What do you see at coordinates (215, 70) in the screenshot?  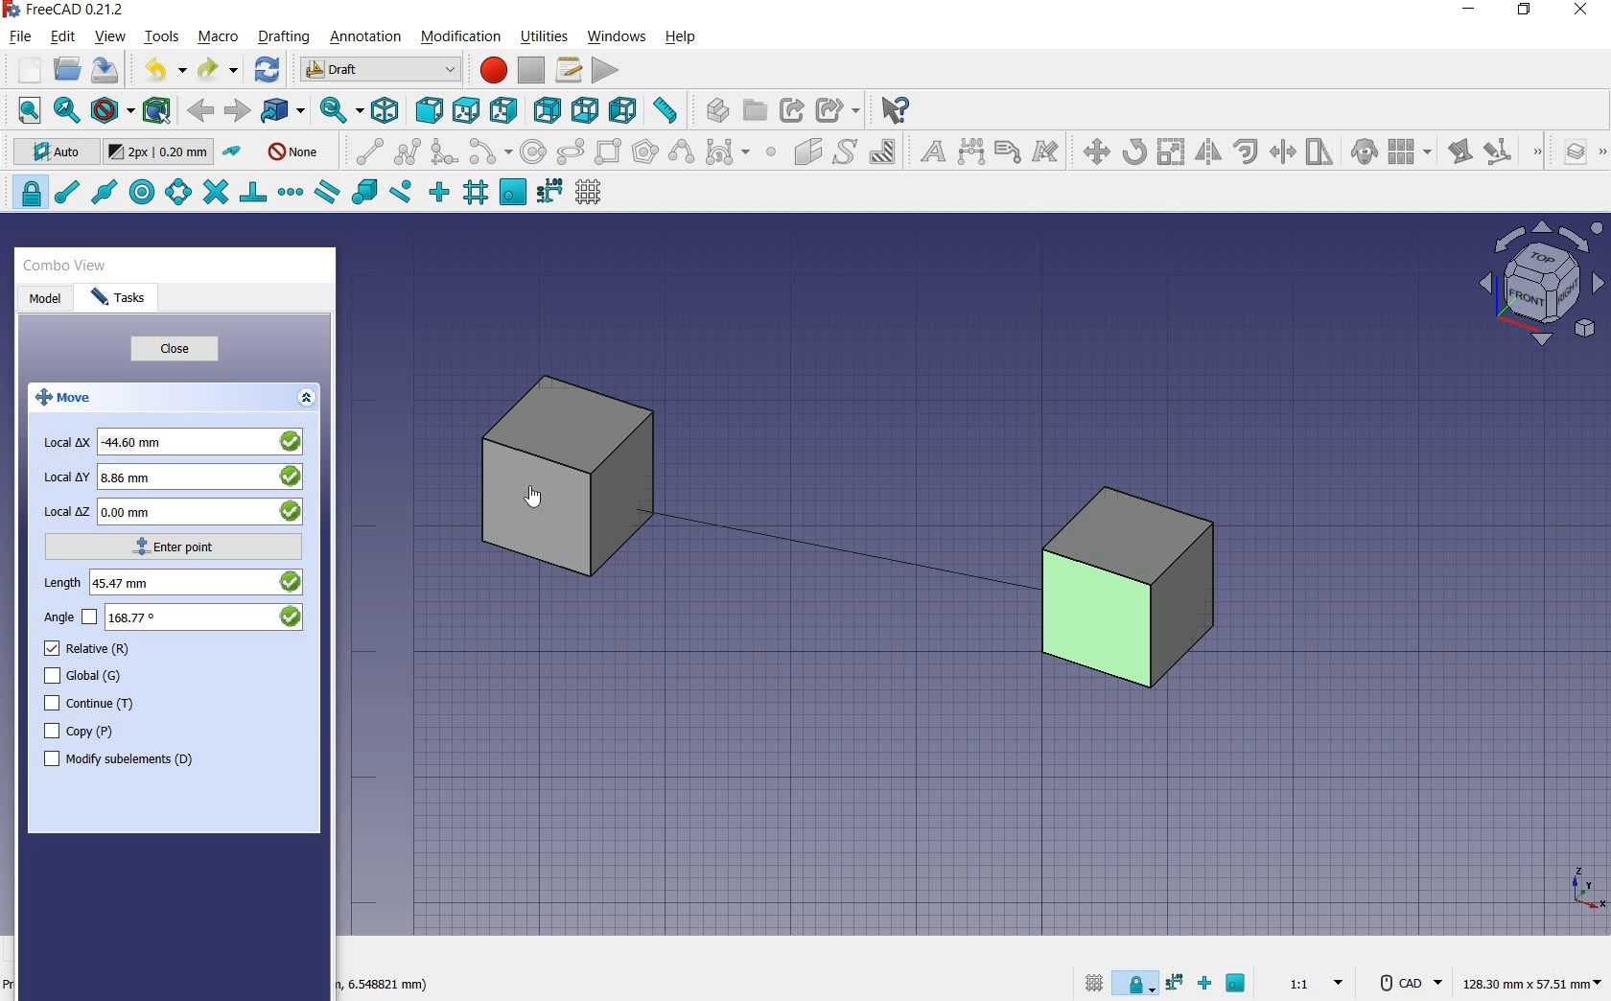 I see `redo` at bounding box center [215, 70].